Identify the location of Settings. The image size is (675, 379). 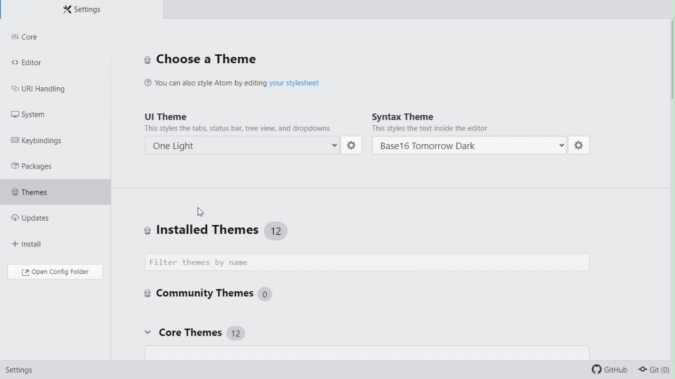
(83, 11).